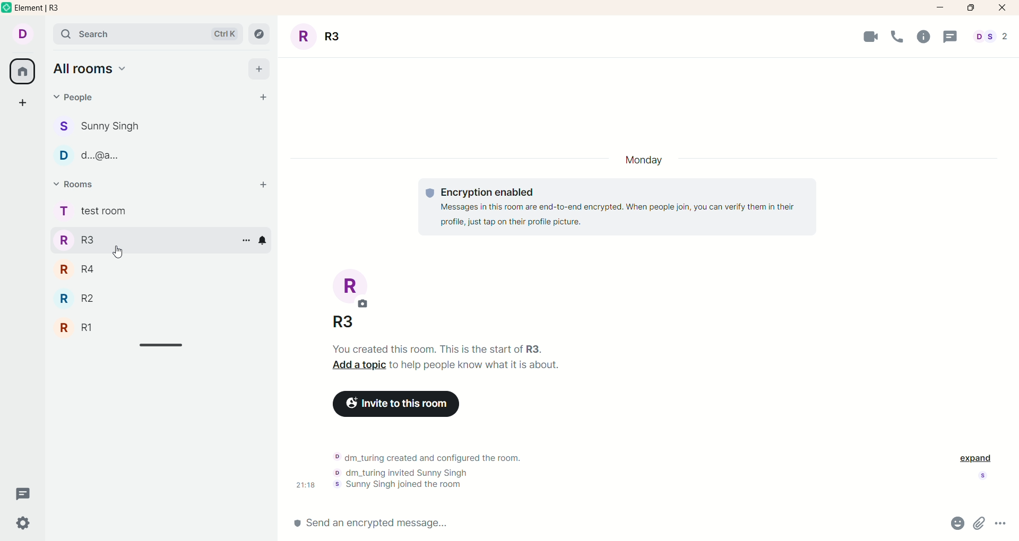 The image size is (1019, 541). What do you see at coordinates (899, 35) in the screenshot?
I see `Call` at bounding box center [899, 35].